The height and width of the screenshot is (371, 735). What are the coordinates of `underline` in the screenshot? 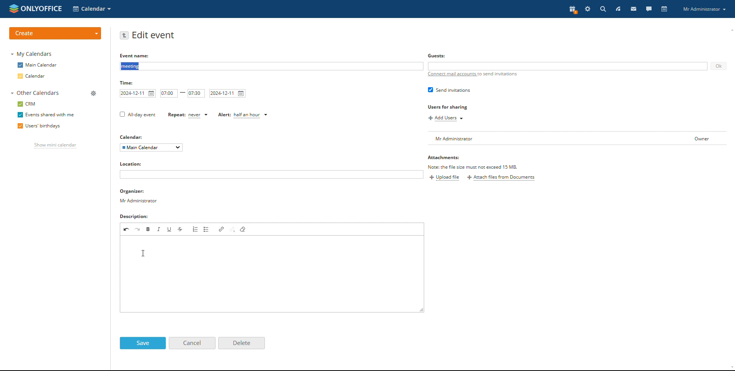 It's located at (170, 229).